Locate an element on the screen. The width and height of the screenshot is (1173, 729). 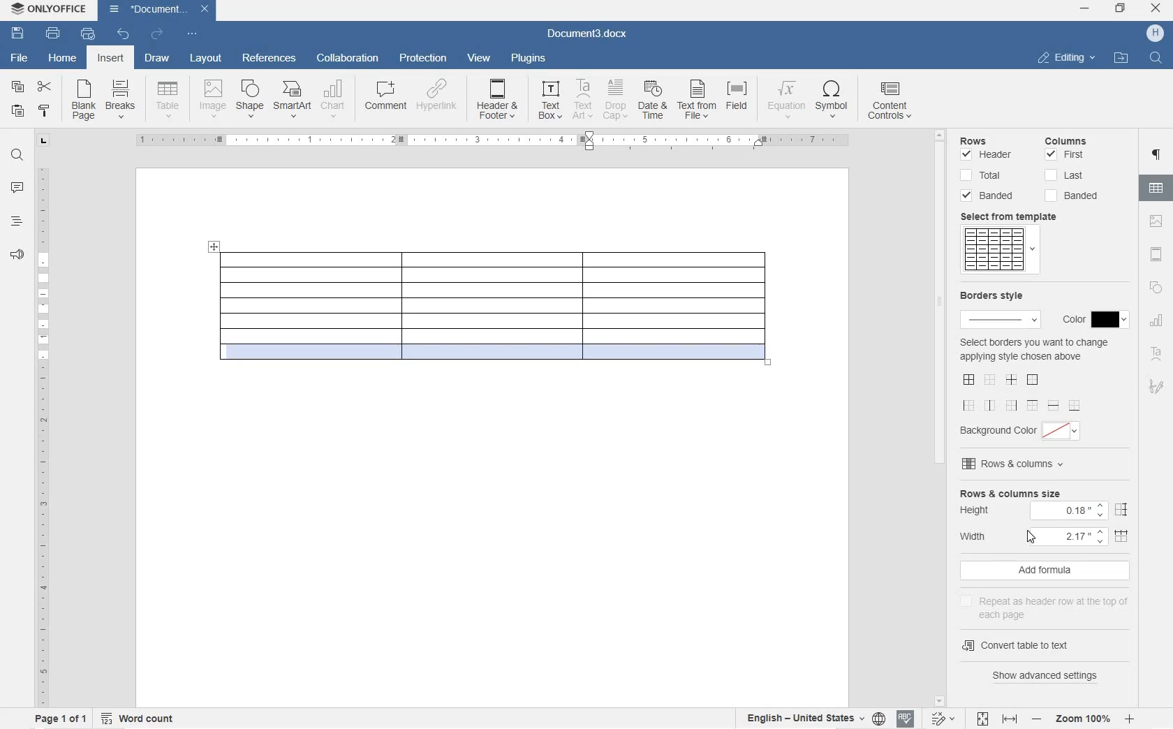
TRACK CHANGES is located at coordinates (940, 720).